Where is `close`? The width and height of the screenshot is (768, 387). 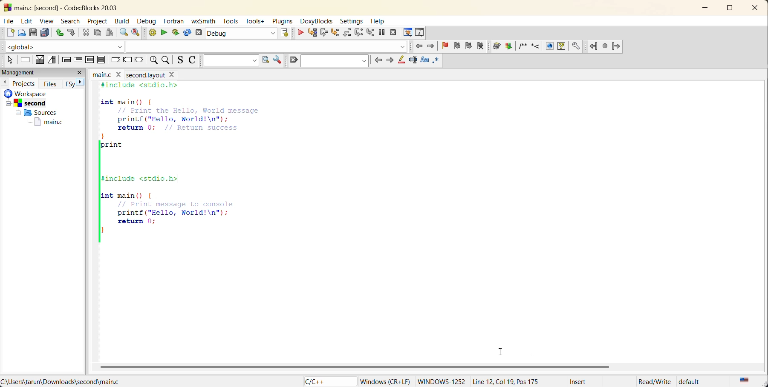
close is located at coordinates (81, 73).